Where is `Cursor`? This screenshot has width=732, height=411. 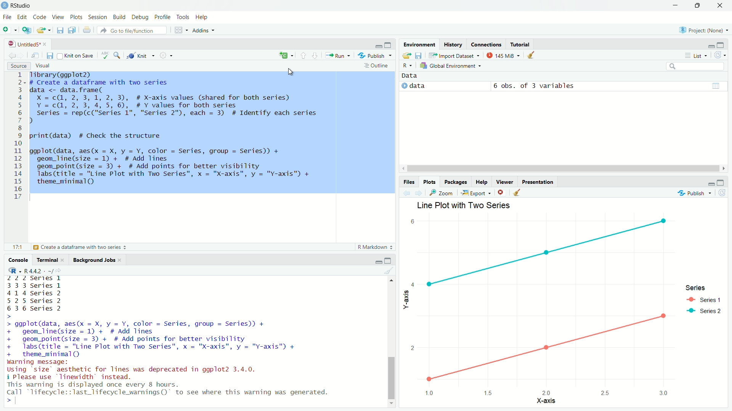 Cursor is located at coordinates (290, 72).